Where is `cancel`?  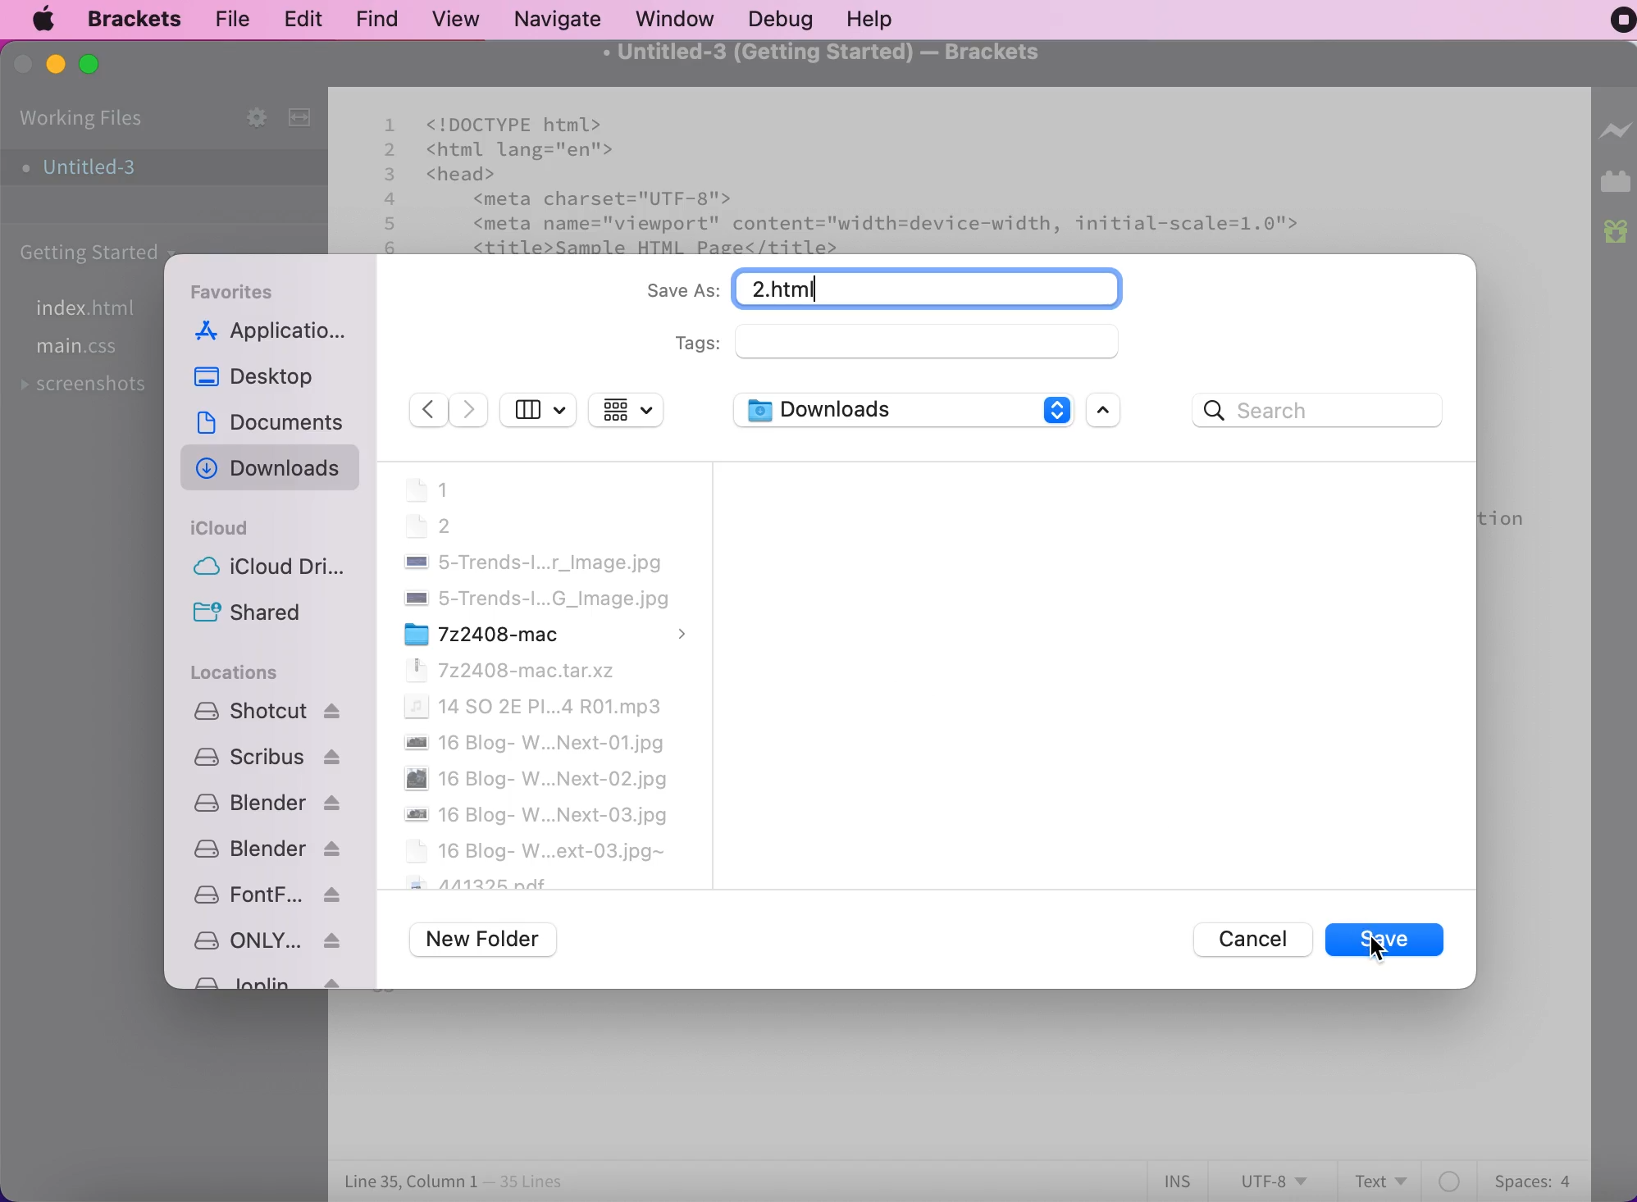
cancel is located at coordinates (1250, 940).